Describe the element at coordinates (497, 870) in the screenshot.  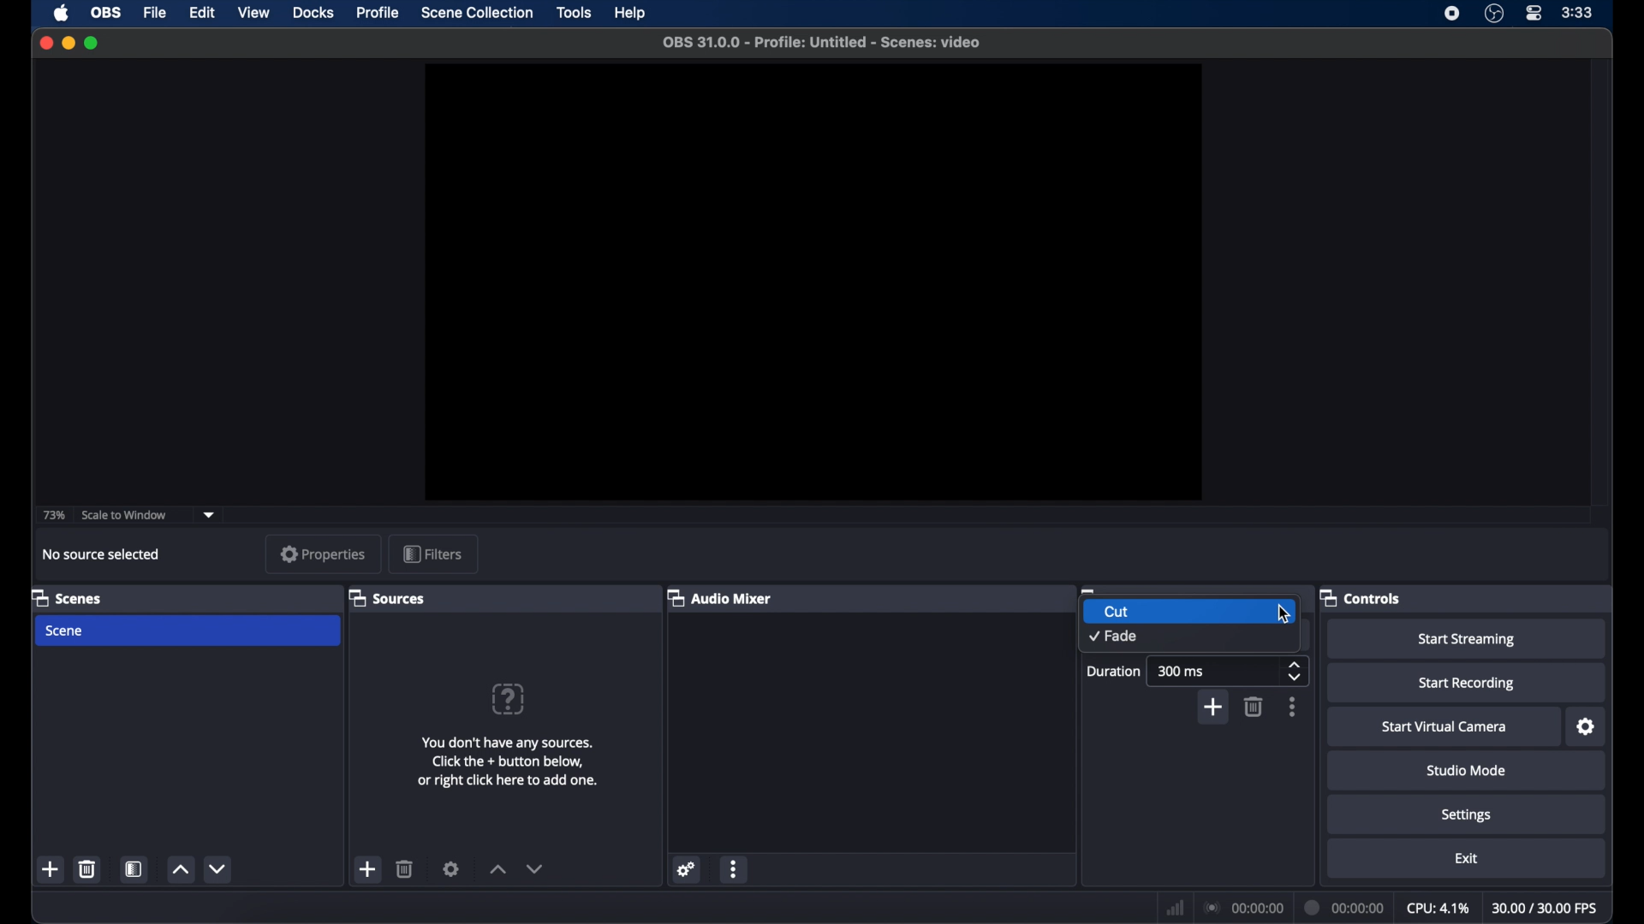
I see `increment` at that location.